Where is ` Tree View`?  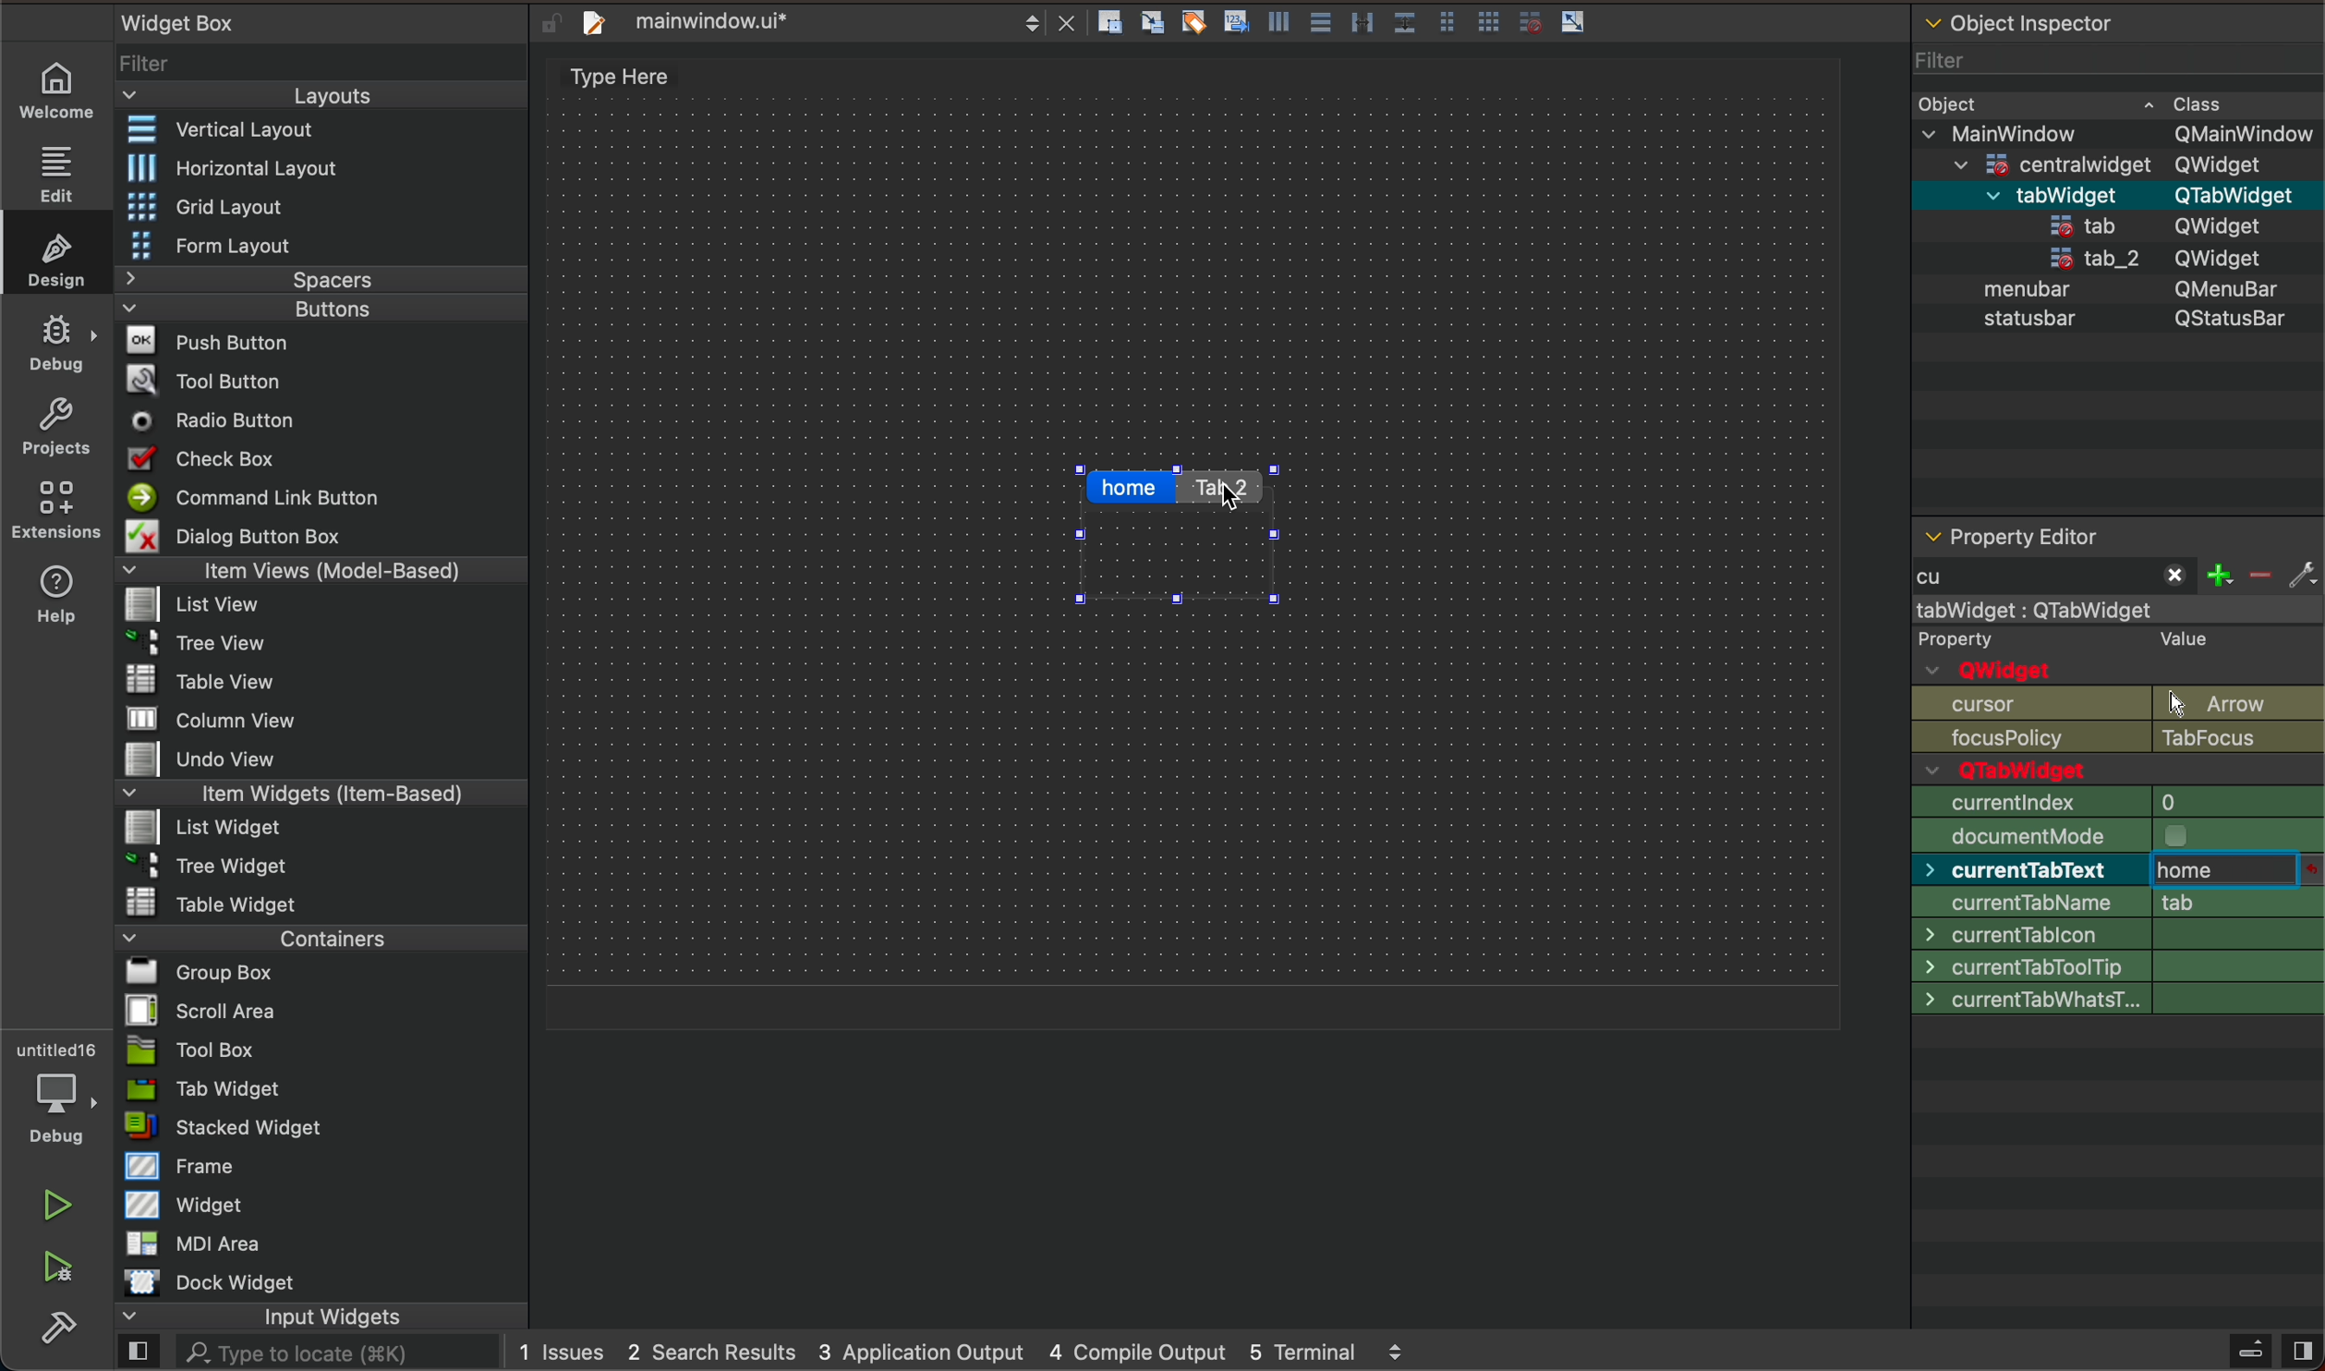
 Tree View is located at coordinates (200, 640).